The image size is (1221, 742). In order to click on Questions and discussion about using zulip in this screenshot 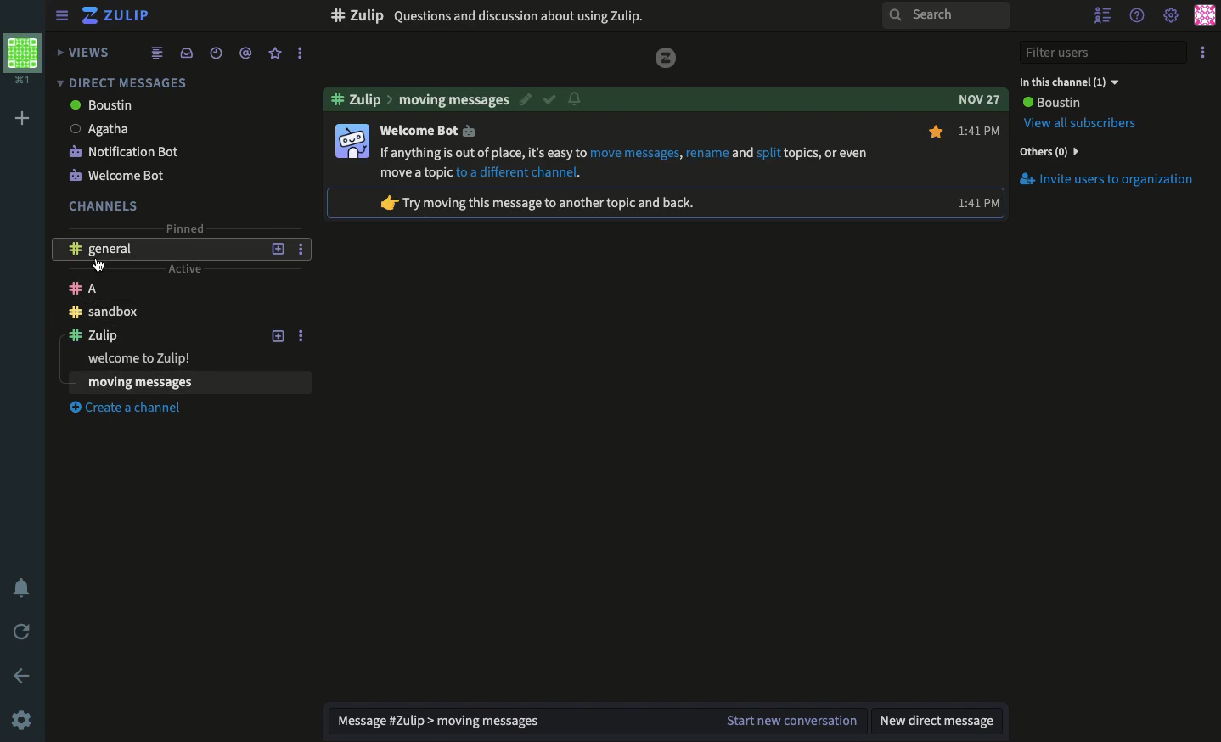, I will do `click(523, 15)`.